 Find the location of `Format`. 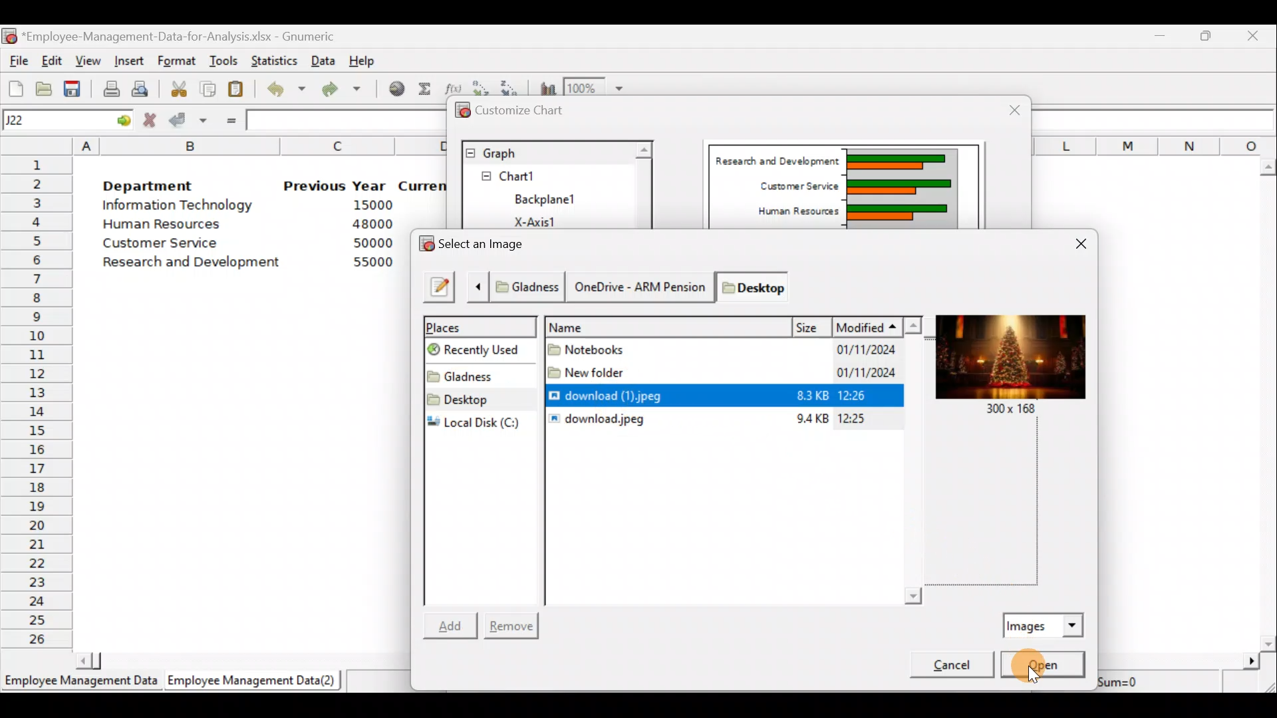

Format is located at coordinates (178, 59).